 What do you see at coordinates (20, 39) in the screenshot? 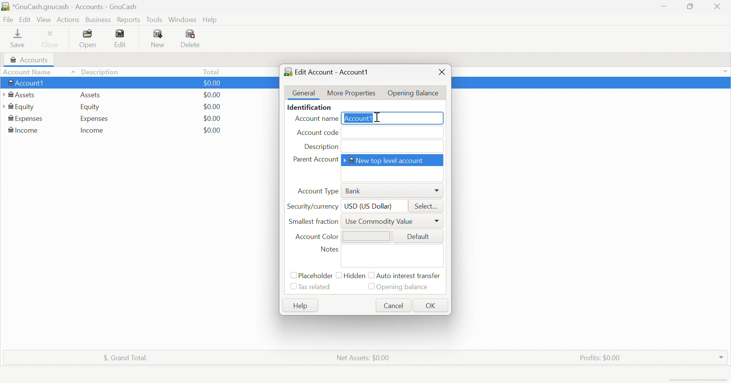
I see `Save` at bounding box center [20, 39].